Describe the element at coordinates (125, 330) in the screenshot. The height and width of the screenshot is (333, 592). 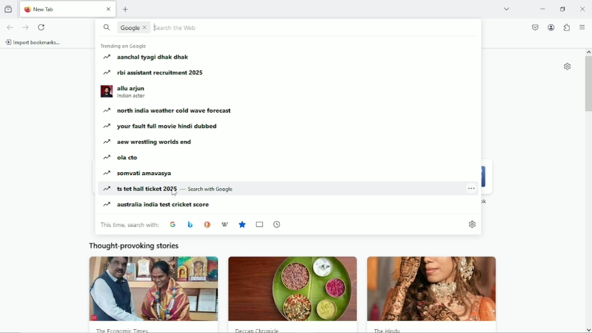
I see `the economic times` at that location.